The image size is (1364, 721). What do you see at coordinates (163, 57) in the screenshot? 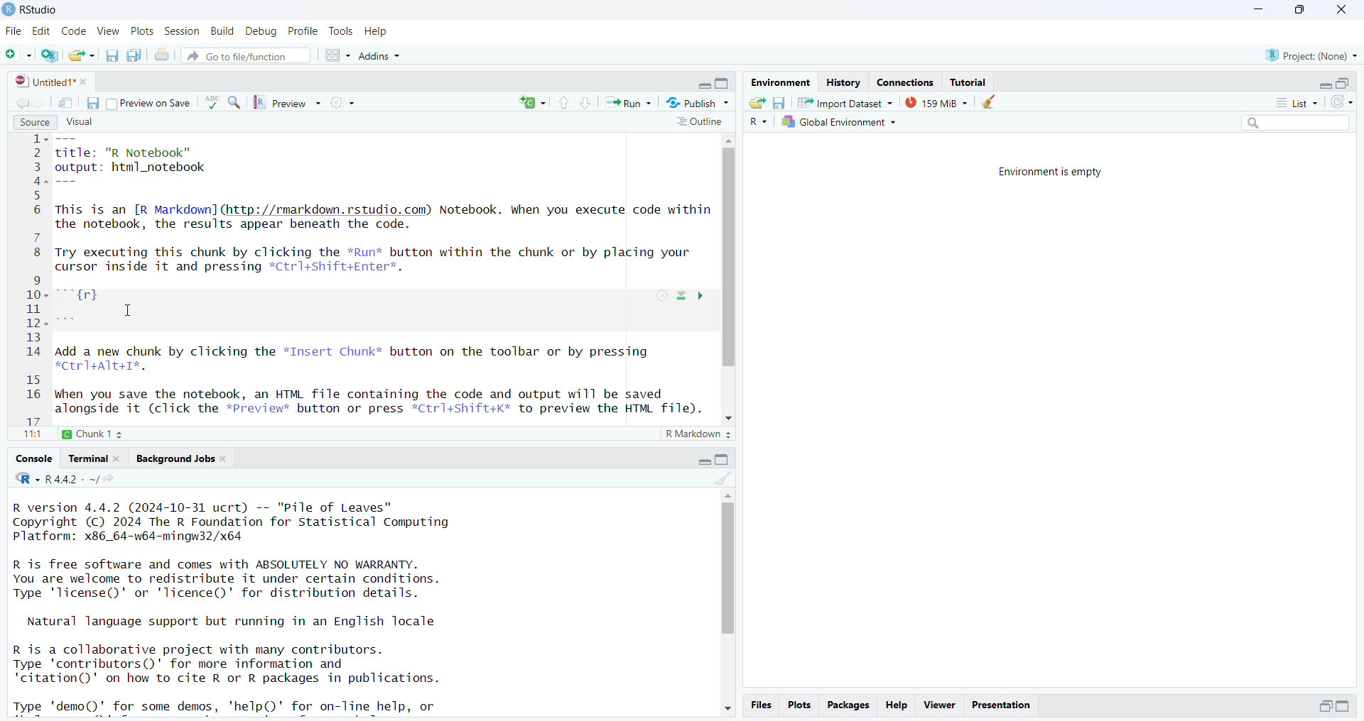
I see `print current file` at bounding box center [163, 57].